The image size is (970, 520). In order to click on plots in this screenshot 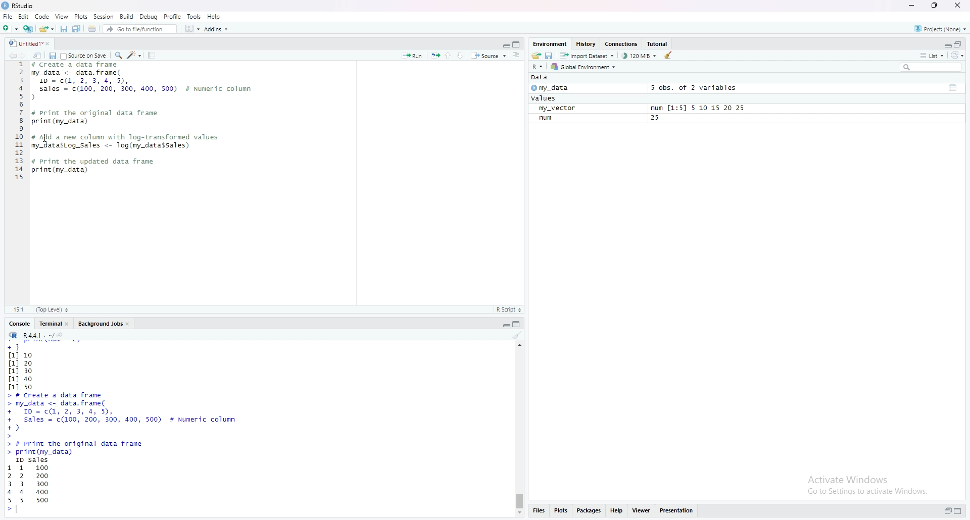, I will do `click(562, 512)`.